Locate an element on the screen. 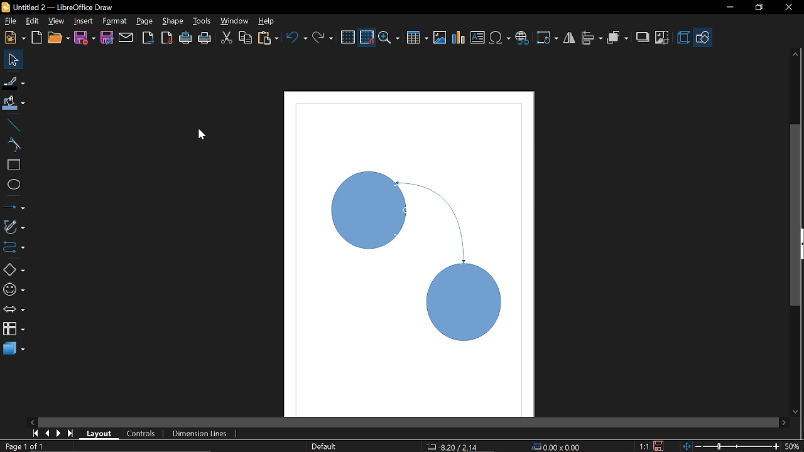 The height and width of the screenshot is (452, 804). Grid is located at coordinates (348, 38).